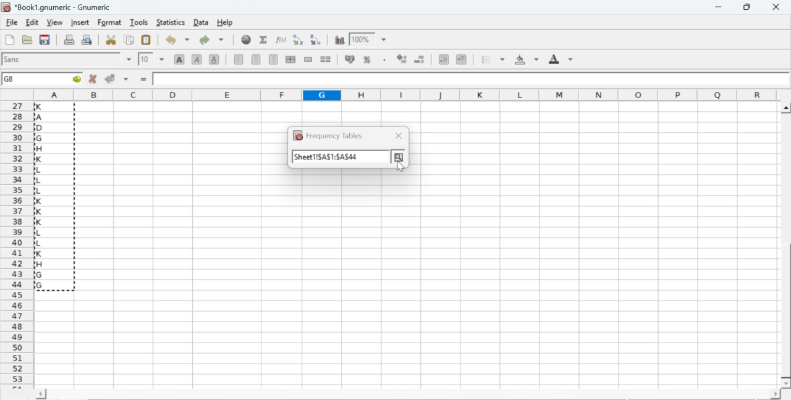 This screenshot has width=791, height=400. Describe the element at coordinates (79, 22) in the screenshot. I see `insert` at that location.